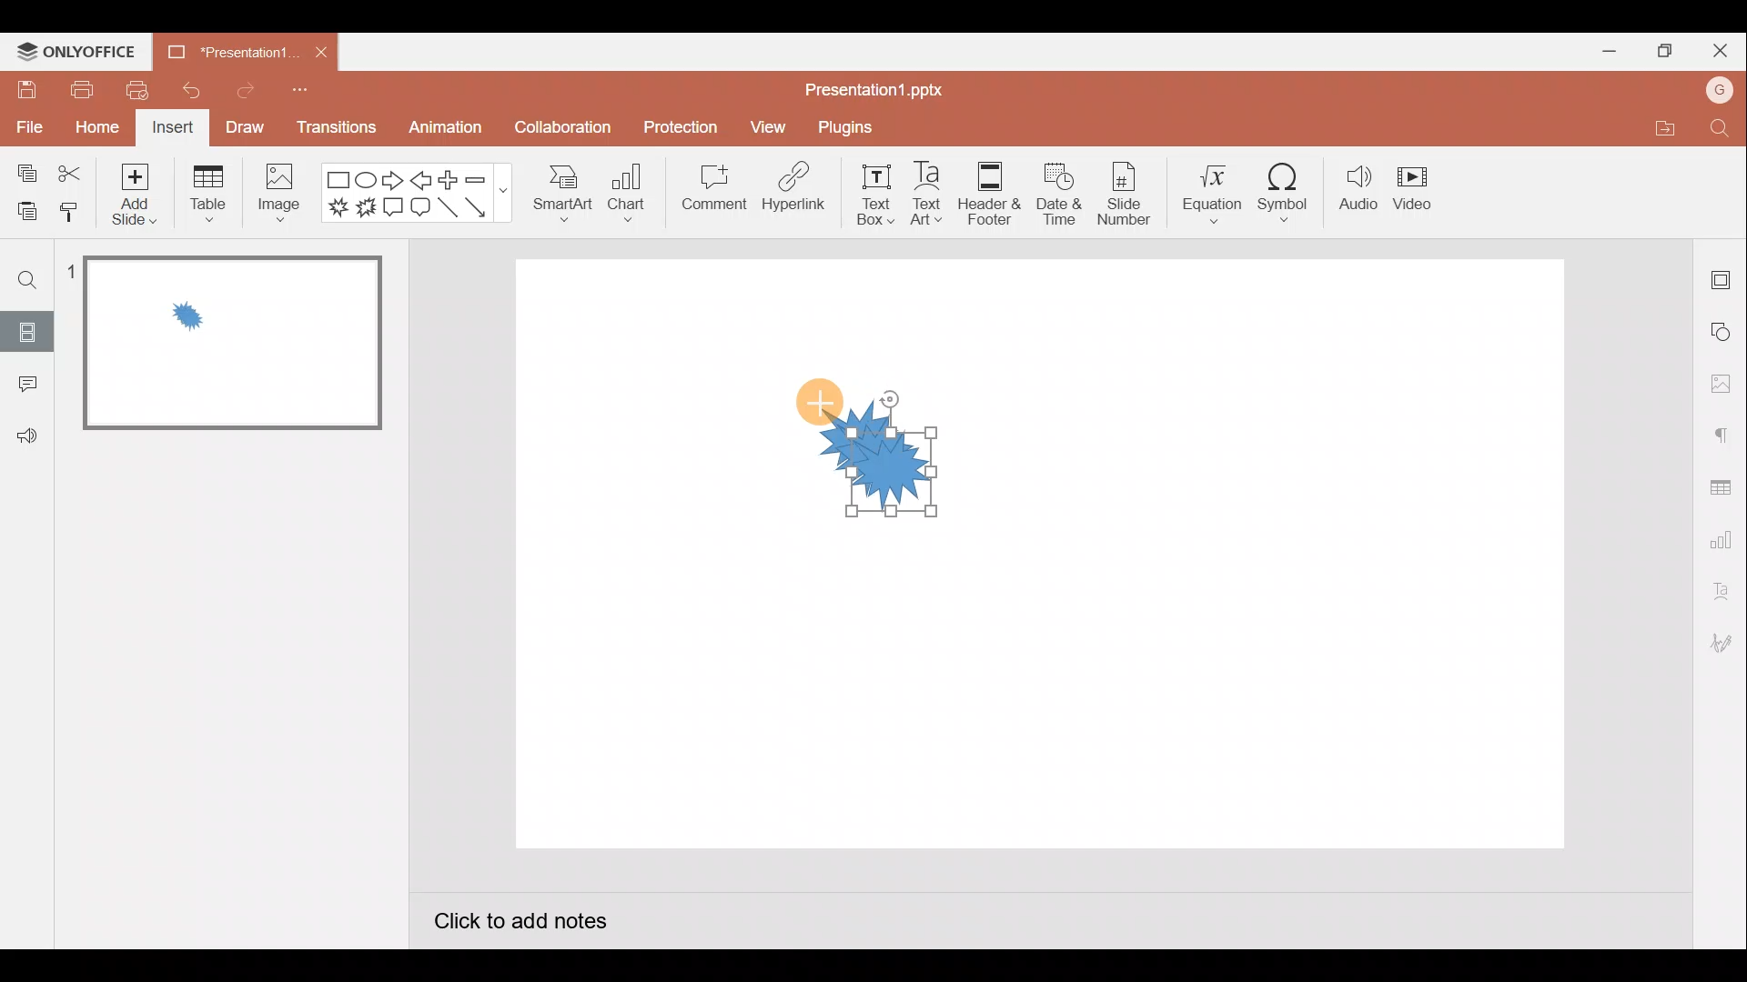 The image size is (1747, 982). Describe the element at coordinates (368, 213) in the screenshot. I see `Explosion 2` at that location.